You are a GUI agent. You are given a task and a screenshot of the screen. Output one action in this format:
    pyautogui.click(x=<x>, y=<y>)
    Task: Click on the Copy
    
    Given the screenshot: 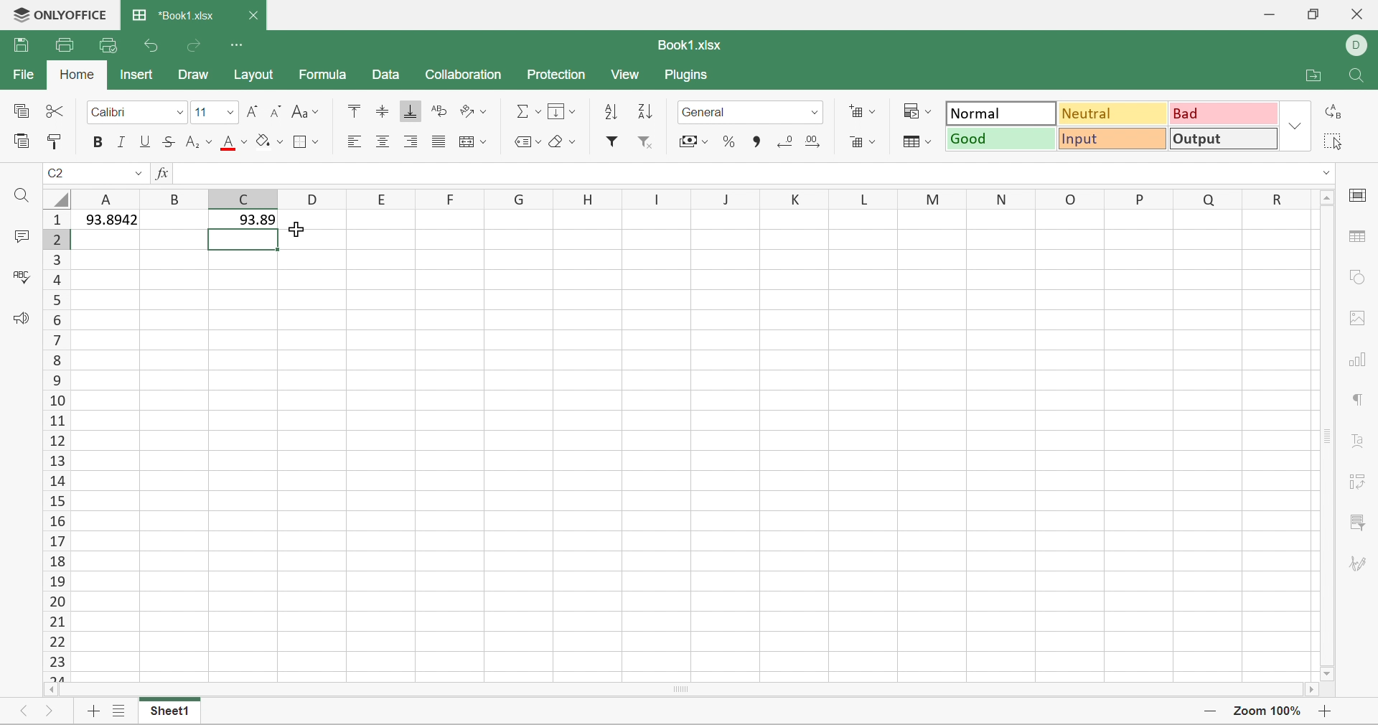 What is the action you would take?
    pyautogui.click(x=19, y=109)
    